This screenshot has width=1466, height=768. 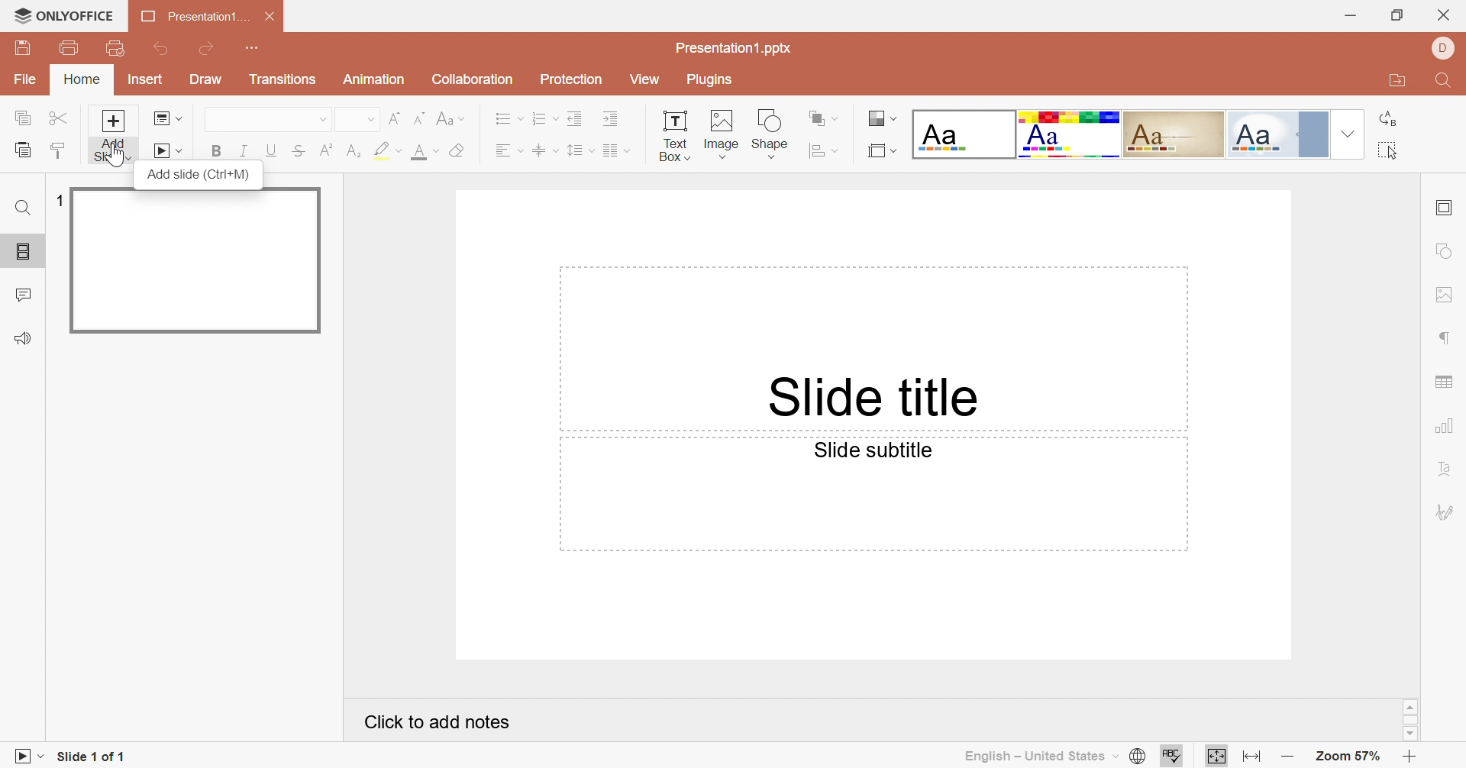 I want to click on Highlight color, so click(x=388, y=149).